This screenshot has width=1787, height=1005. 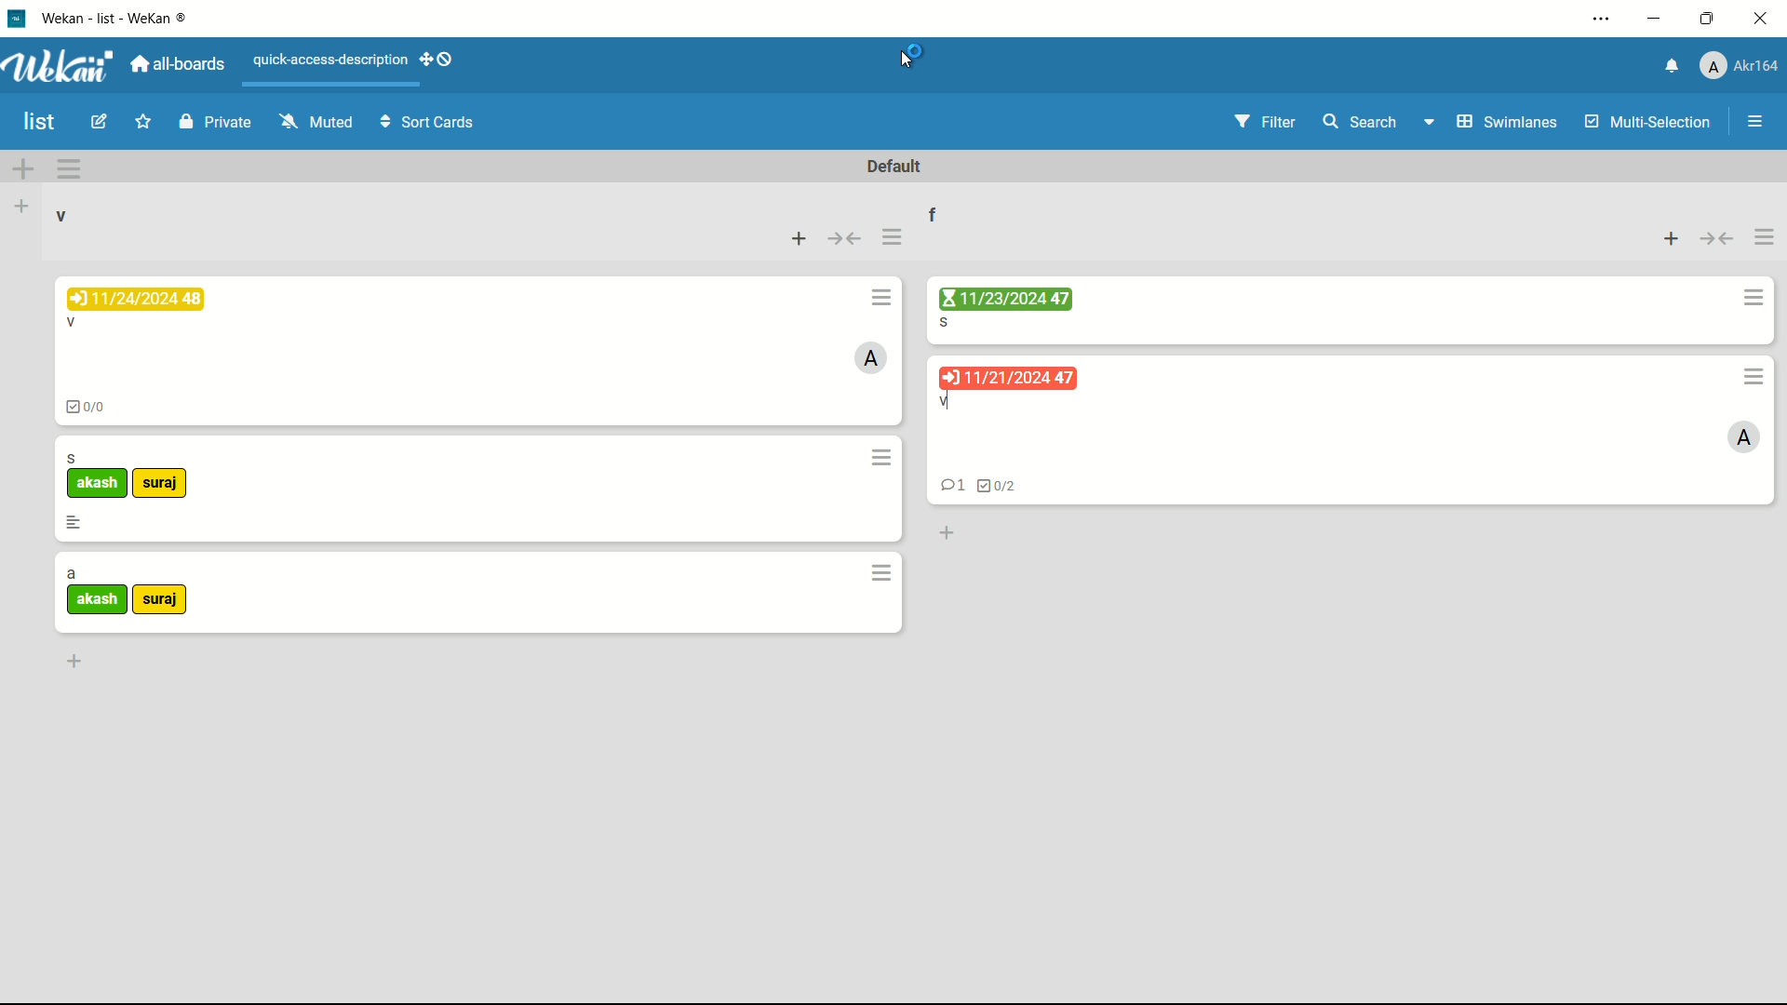 What do you see at coordinates (60, 216) in the screenshot?
I see `list name` at bounding box center [60, 216].